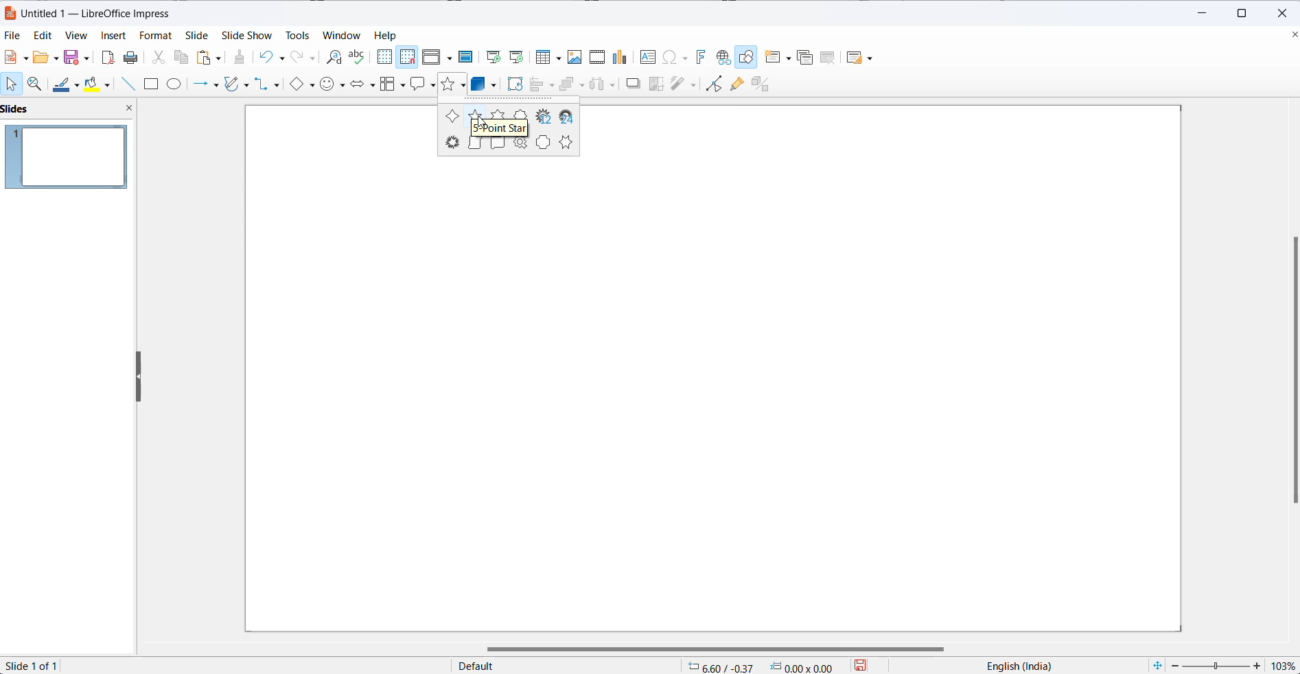 Image resolution: width=1300 pixels, height=674 pixels. Describe the element at coordinates (546, 58) in the screenshot. I see `insert table` at that location.